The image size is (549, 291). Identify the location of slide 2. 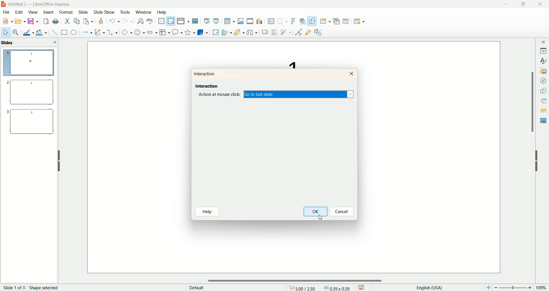
(29, 94).